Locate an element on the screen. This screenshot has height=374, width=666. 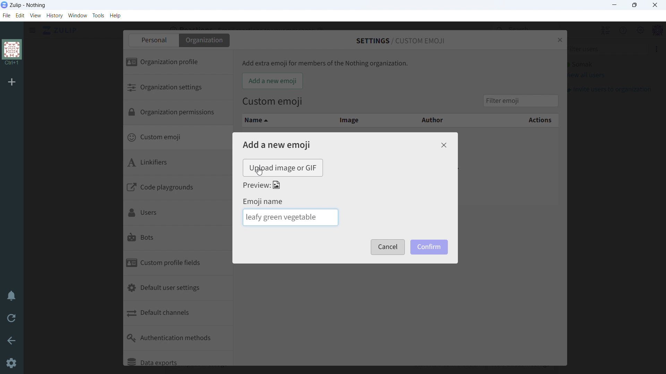
file is located at coordinates (6, 16).